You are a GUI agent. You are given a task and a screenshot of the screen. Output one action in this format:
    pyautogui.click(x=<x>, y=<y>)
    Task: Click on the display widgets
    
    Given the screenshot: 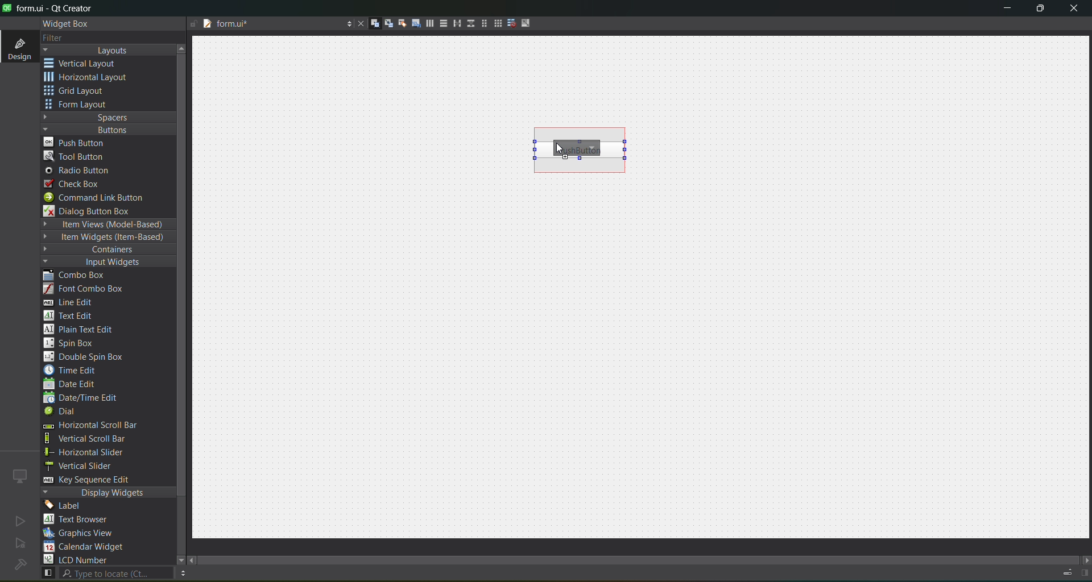 What is the action you would take?
    pyautogui.click(x=109, y=493)
    